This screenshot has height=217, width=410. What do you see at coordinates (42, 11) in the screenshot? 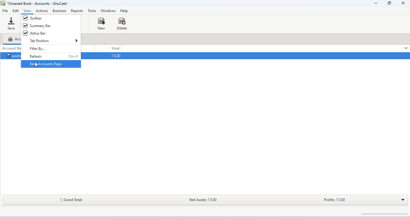
I see `actions` at bounding box center [42, 11].